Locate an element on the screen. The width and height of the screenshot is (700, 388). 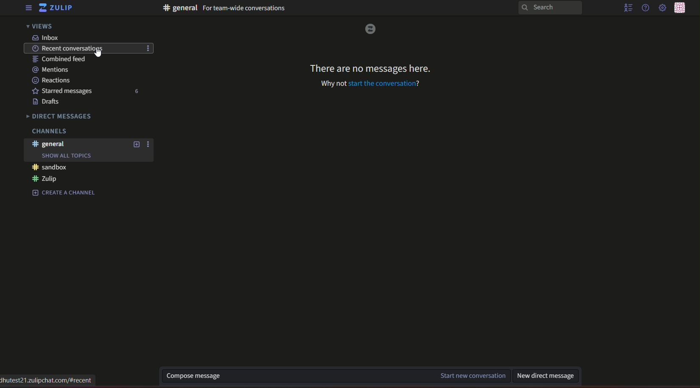
why not is located at coordinates (332, 83).